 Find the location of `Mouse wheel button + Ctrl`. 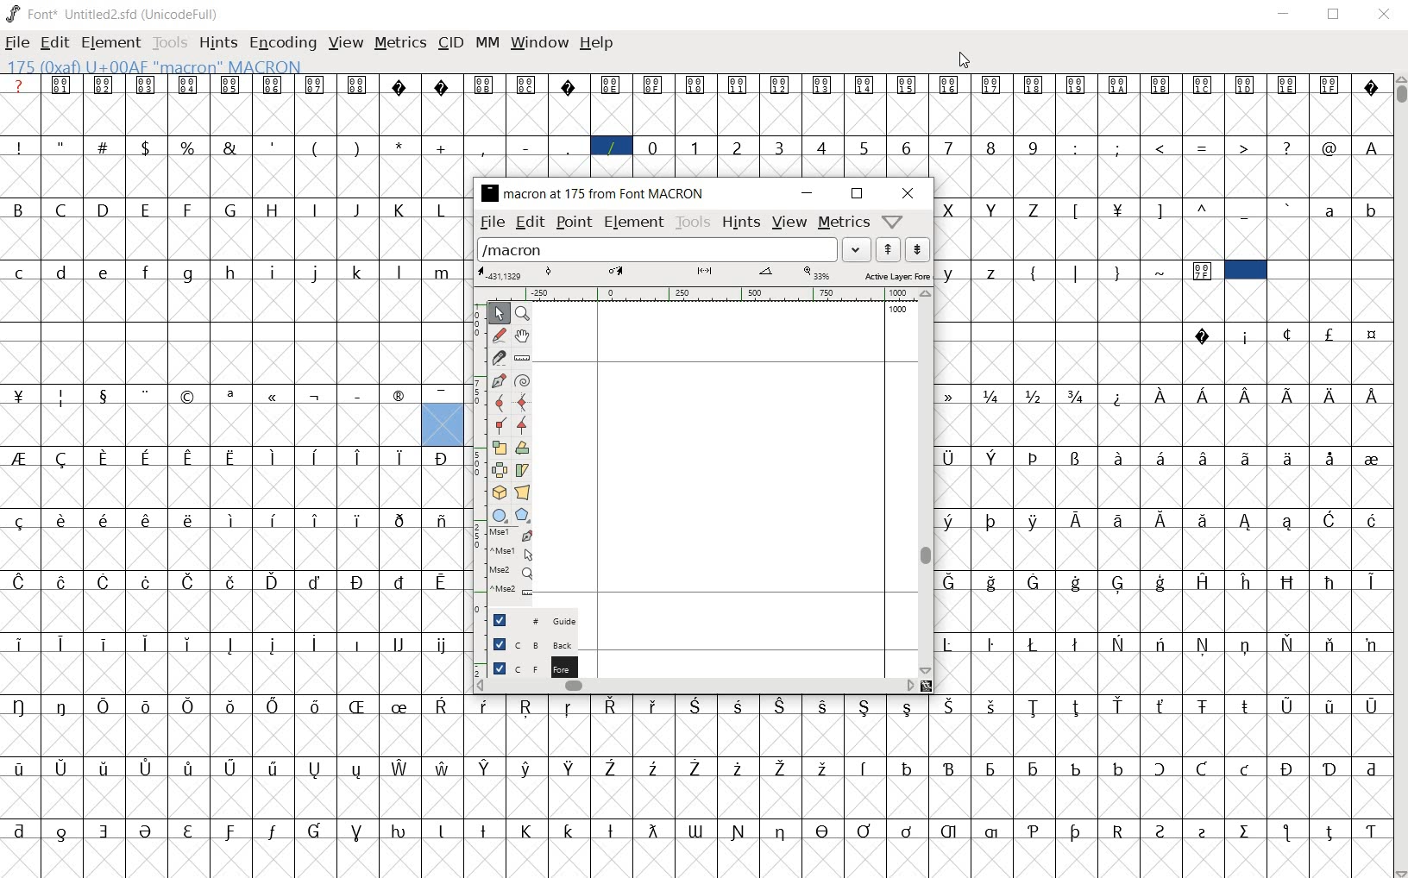

Mouse wheel button + Ctrl is located at coordinates (519, 591).